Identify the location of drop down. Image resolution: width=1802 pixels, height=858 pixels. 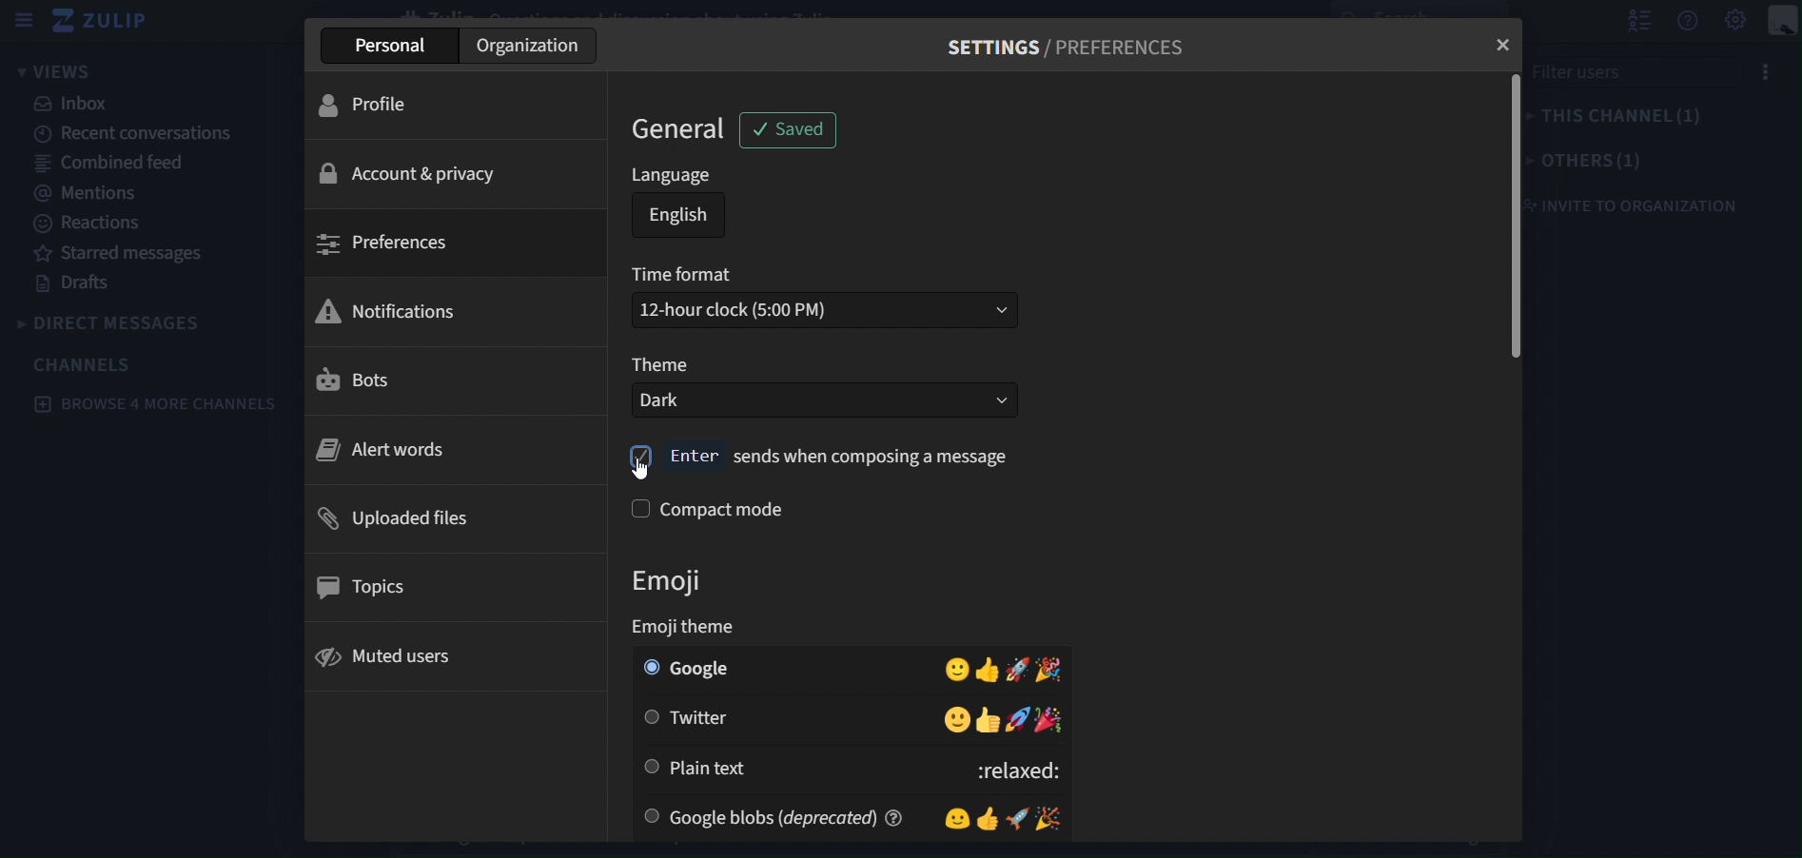
(984, 309).